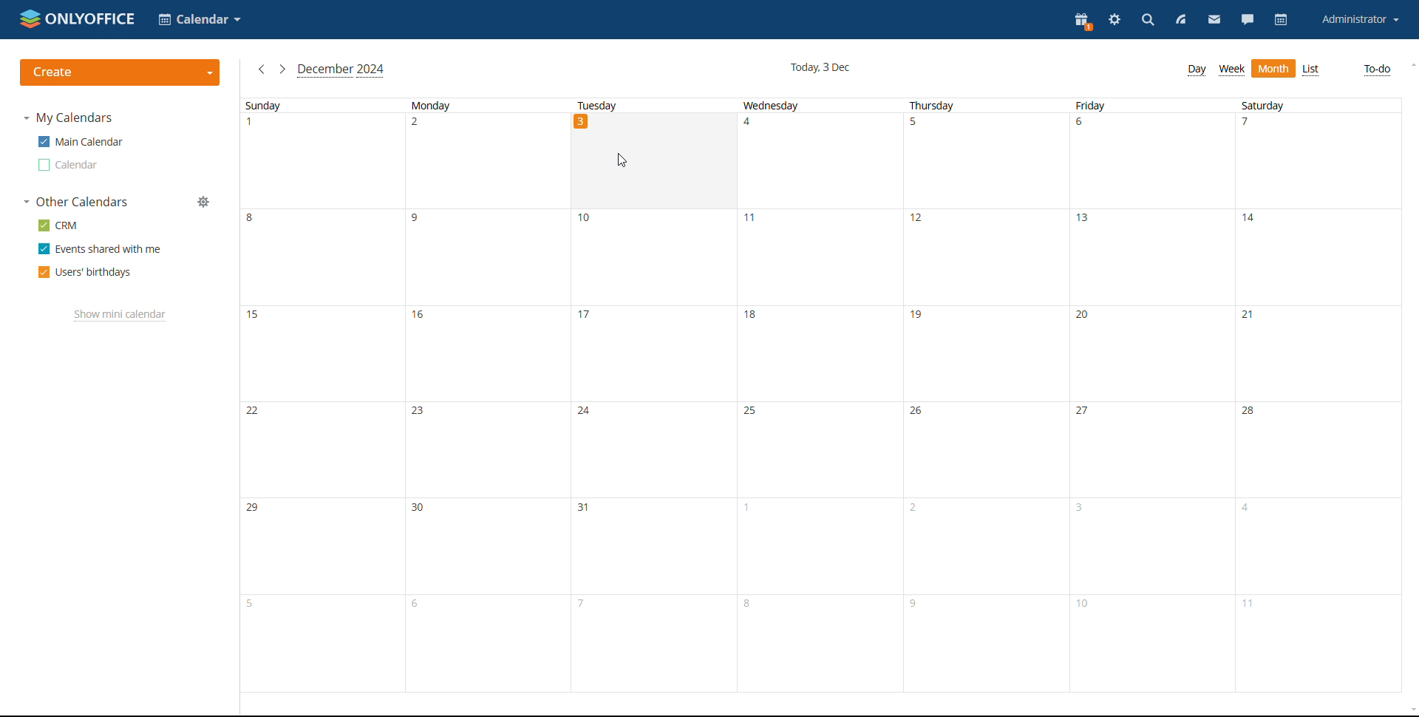 Image resolution: width=1419 pixels, height=717 pixels. Describe the element at coordinates (1410, 64) in the screenshot. I see `scroll up` at that location.